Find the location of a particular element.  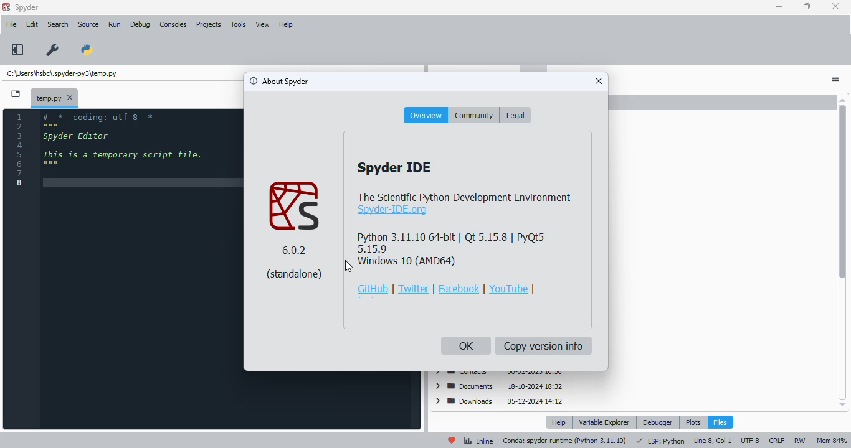

inline is located at coordinates (478, 441).